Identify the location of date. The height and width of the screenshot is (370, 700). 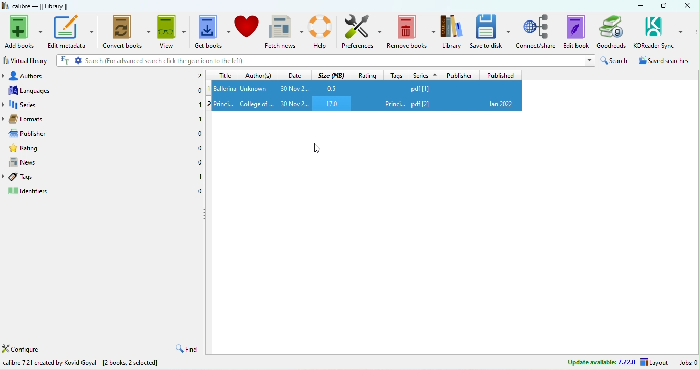
(295, 75).